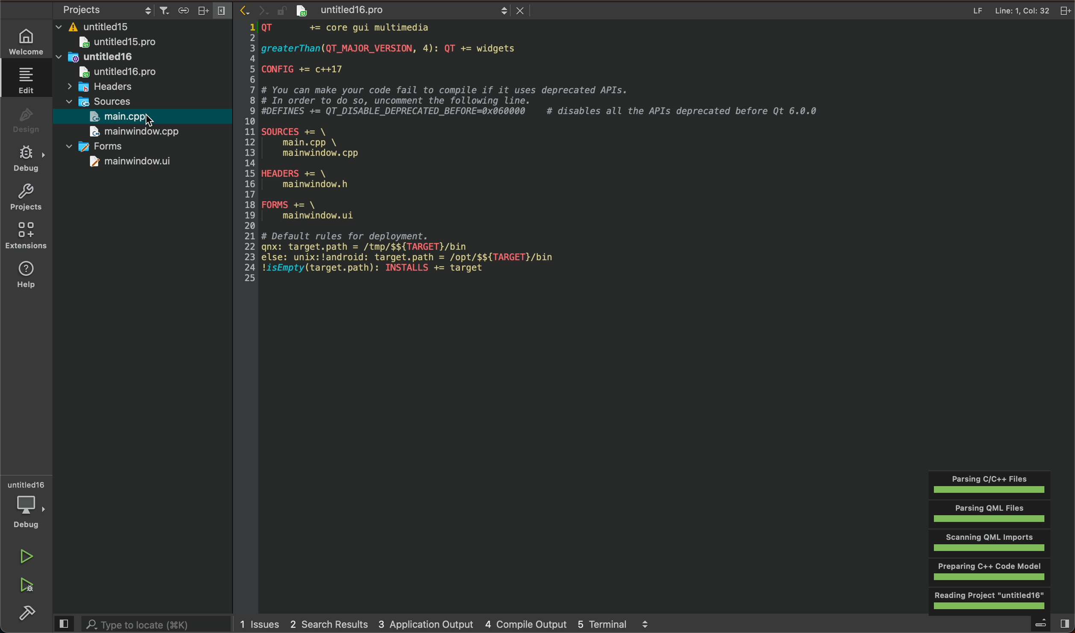  Describe the element at coordinates (26, 585) in the screenshot. I see `run and build` at that location.